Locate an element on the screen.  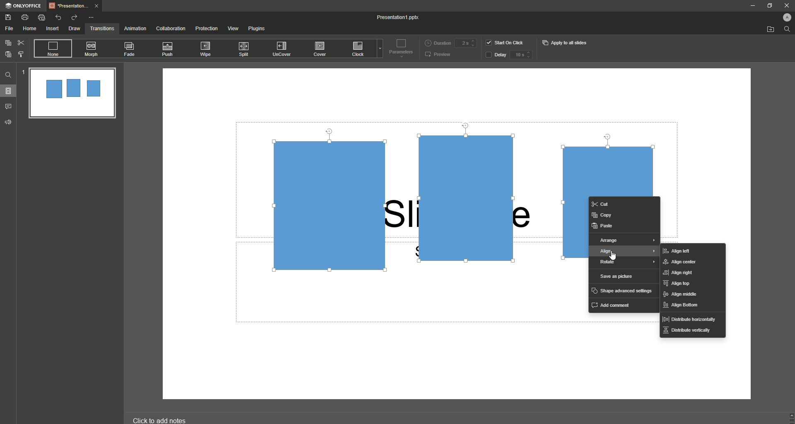
Copy is located at coordinates (8, 43).